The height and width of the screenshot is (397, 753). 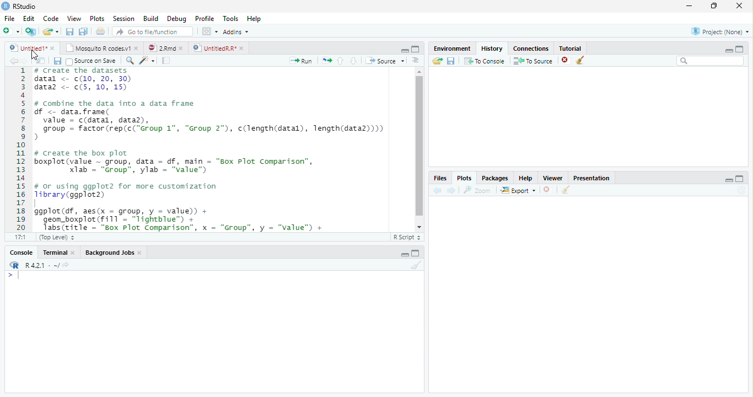 I want to click on Source, so click(x=385, y=61).